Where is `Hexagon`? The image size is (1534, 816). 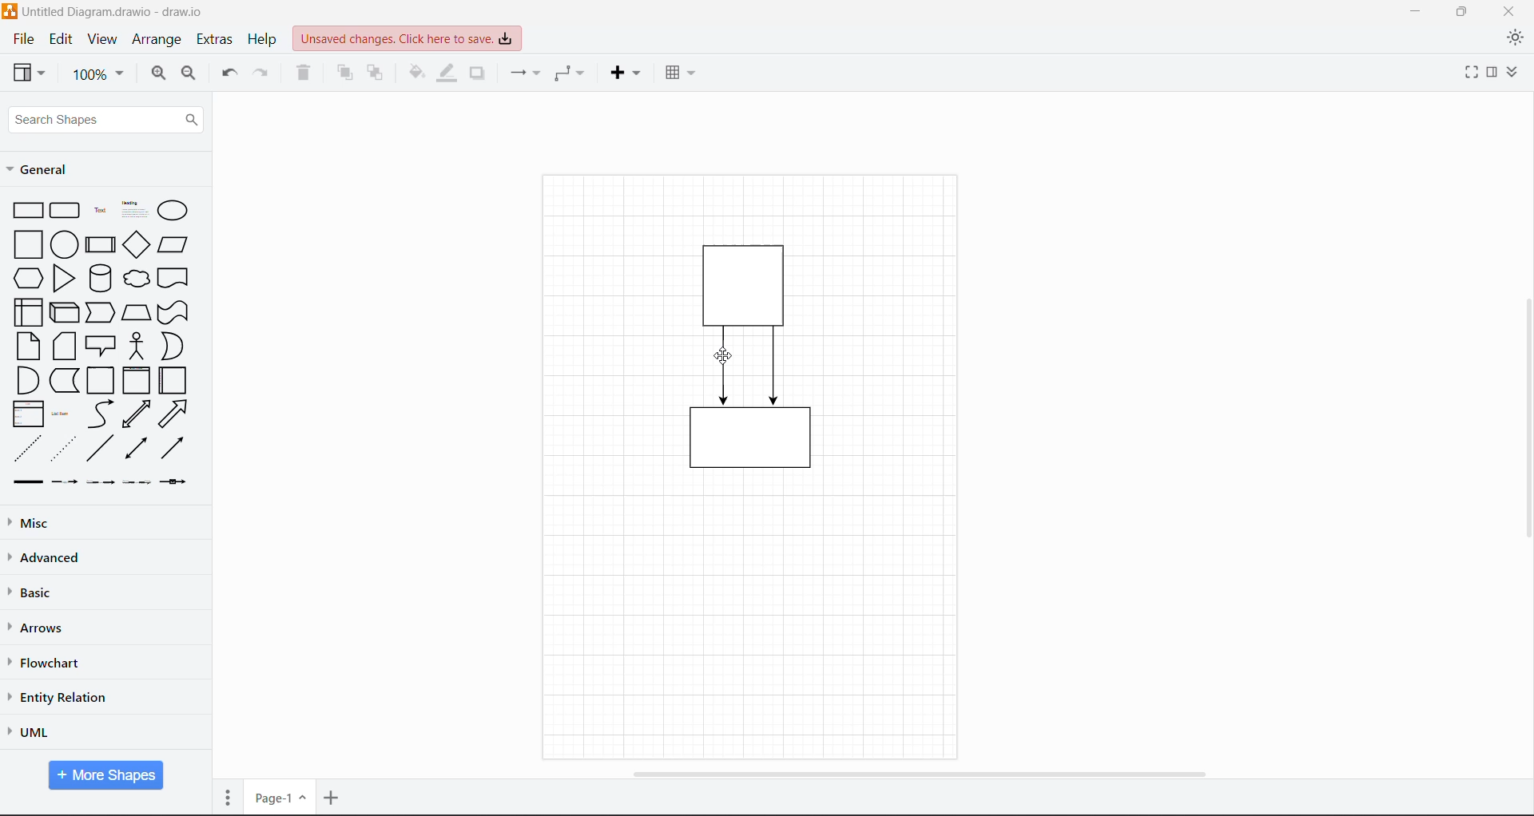
Hexagon is located at coordinates (27, 277).